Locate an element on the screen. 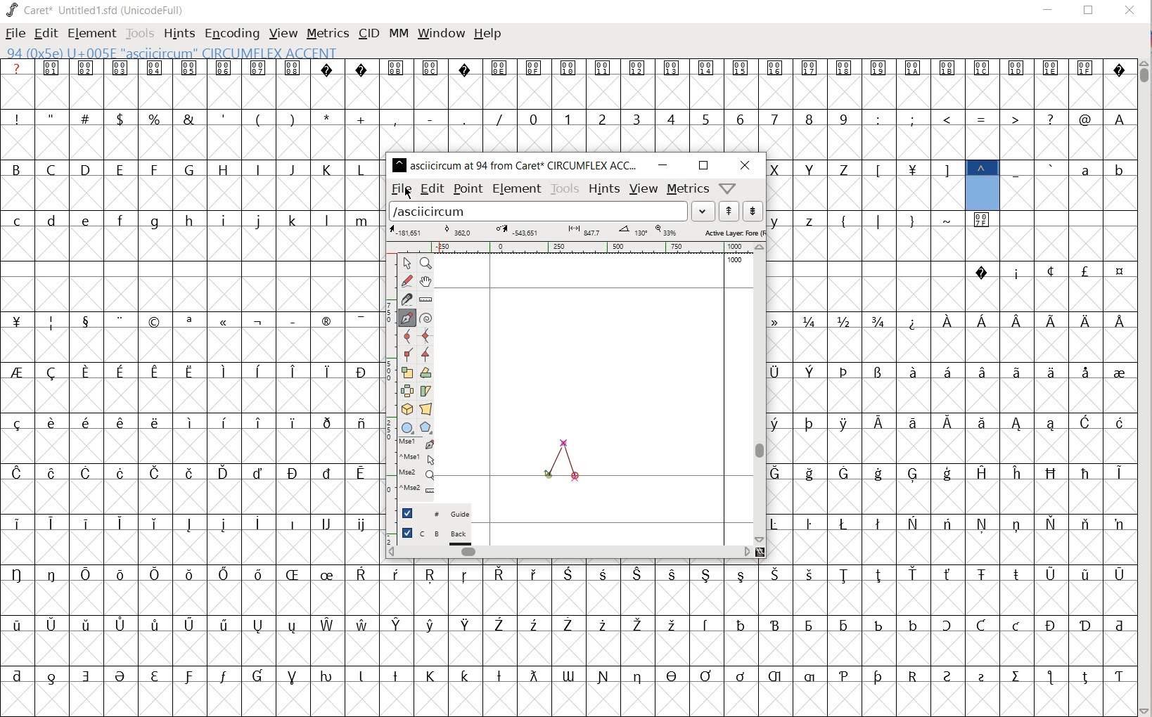 The width and height of the screenshot is (1152, 717). Add a corner point is located at coordinates (426, 354).